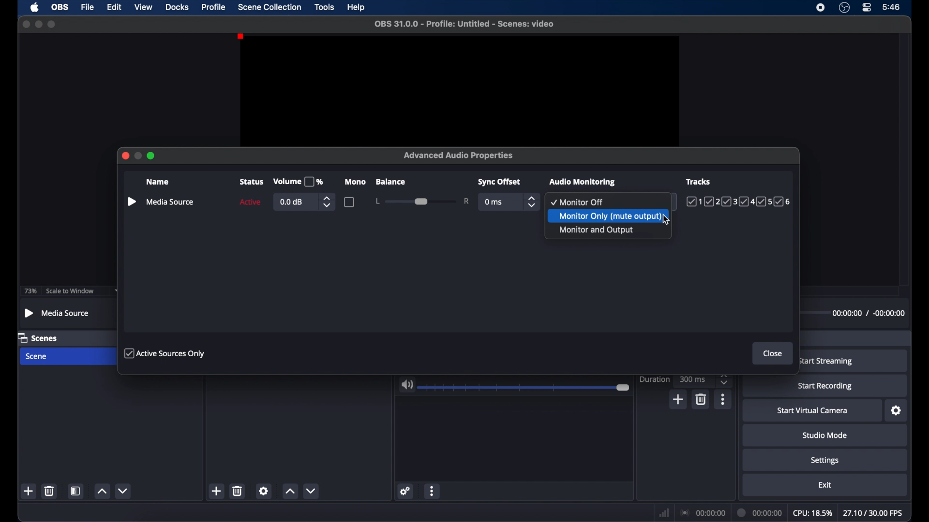 This screenshot has height=522, width=929. What do you see at coordinates (143, 7) in the screenshot?
I see `view` at bounding box center [143, 7].